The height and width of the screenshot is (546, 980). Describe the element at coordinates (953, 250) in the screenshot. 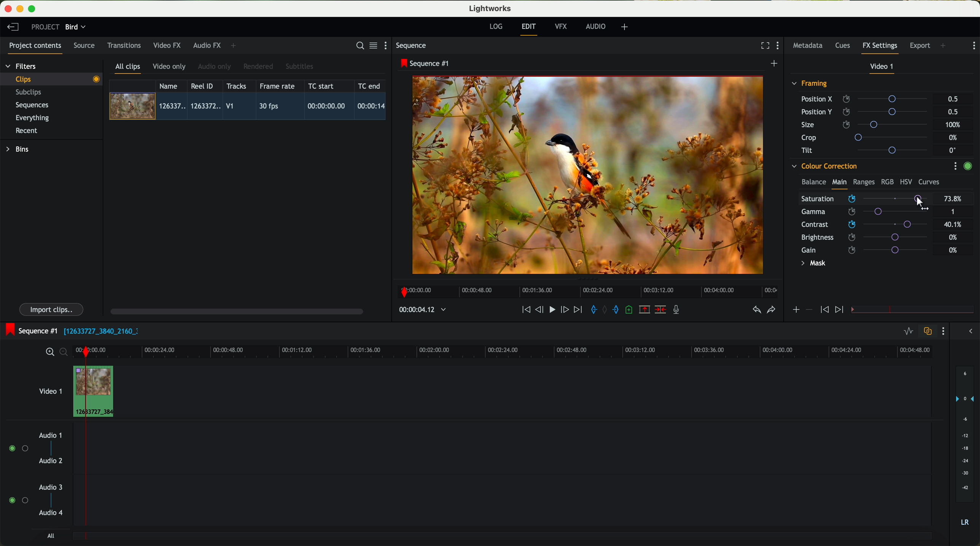

I see `0%` at that location.